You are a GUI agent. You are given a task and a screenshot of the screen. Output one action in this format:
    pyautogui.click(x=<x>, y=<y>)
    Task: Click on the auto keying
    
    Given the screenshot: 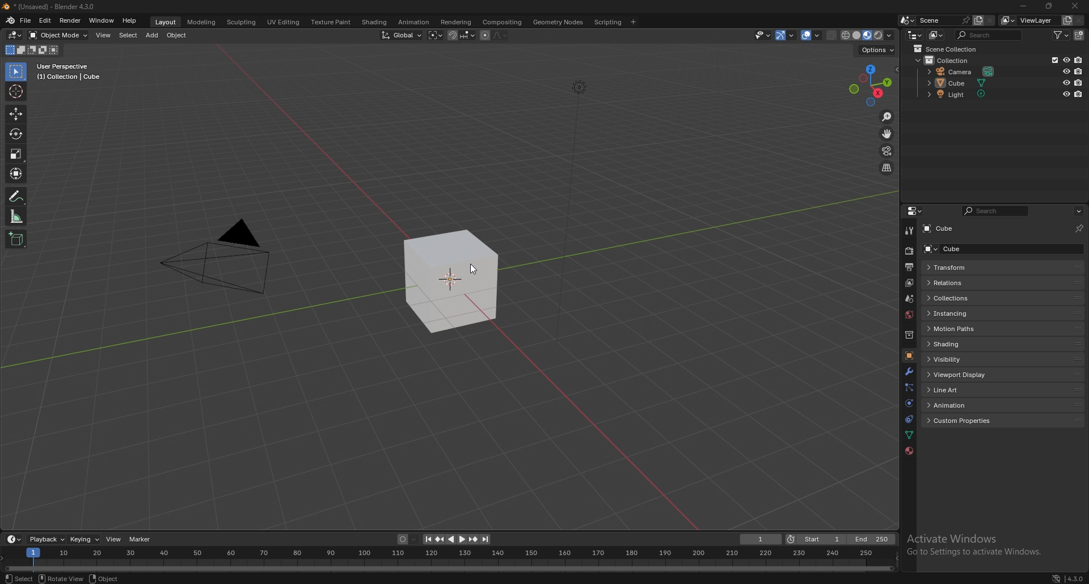 What is the action you would take?
    pyautogui.click(x=408, y=540)
    